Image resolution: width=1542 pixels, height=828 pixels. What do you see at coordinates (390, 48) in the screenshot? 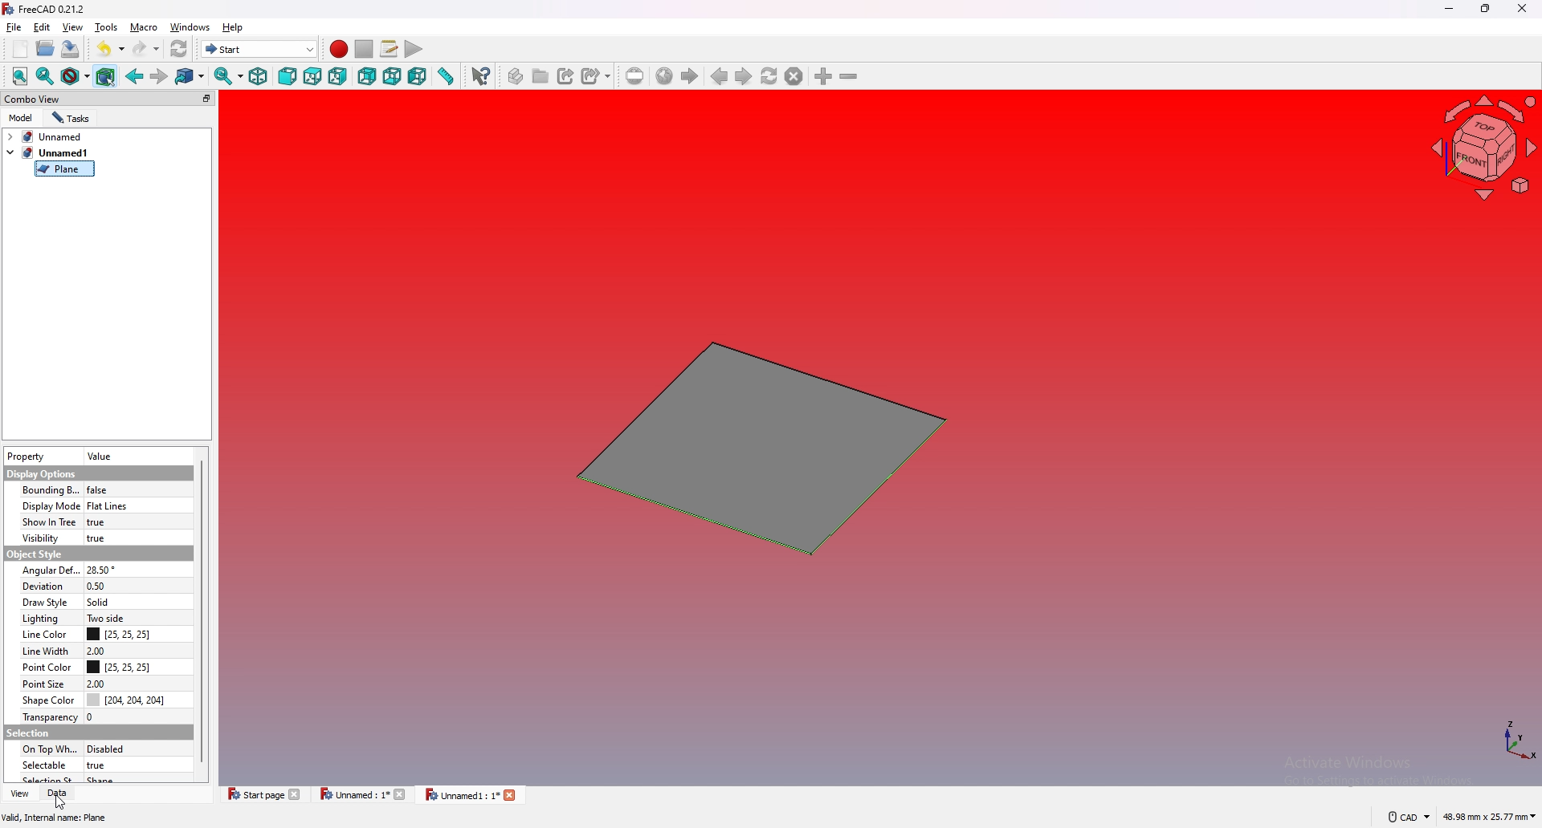
I see `macros` at bounding box center [390, 48].